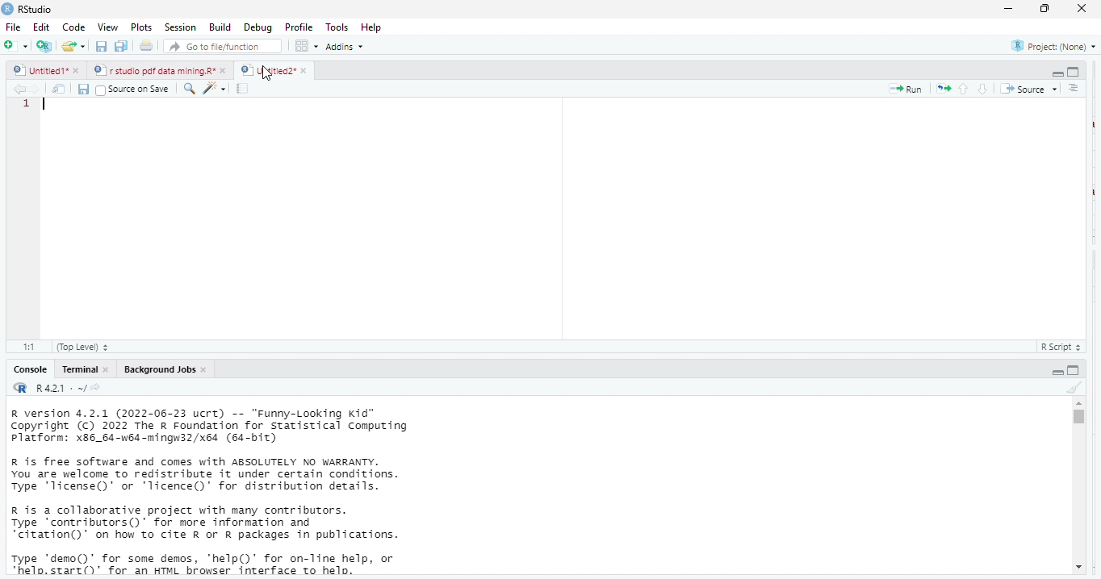 The height and width of the screenshot is (579, 1101). Describe the element at coordinates (87, 347) in the screenshot. I see `top level` at that location.